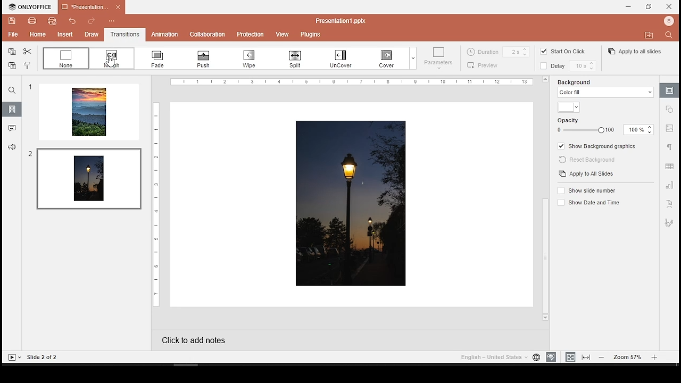 The width and height of the screenshot is (681, 383). I want to click on find, so click(12, 90).